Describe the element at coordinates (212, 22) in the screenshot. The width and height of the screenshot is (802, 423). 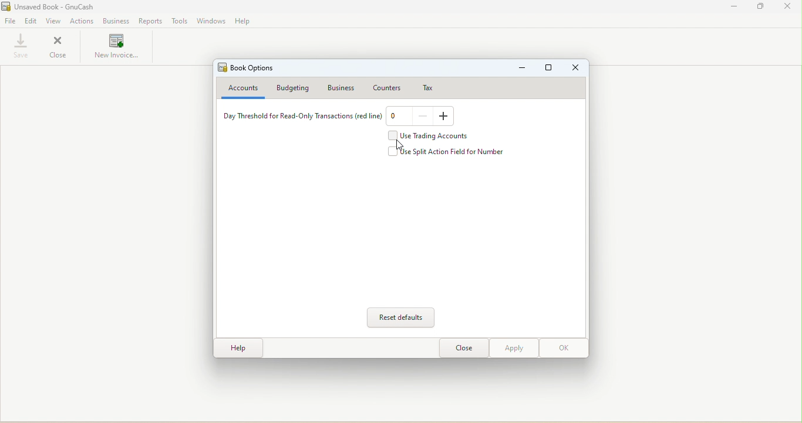
I see `Windows` at that location.